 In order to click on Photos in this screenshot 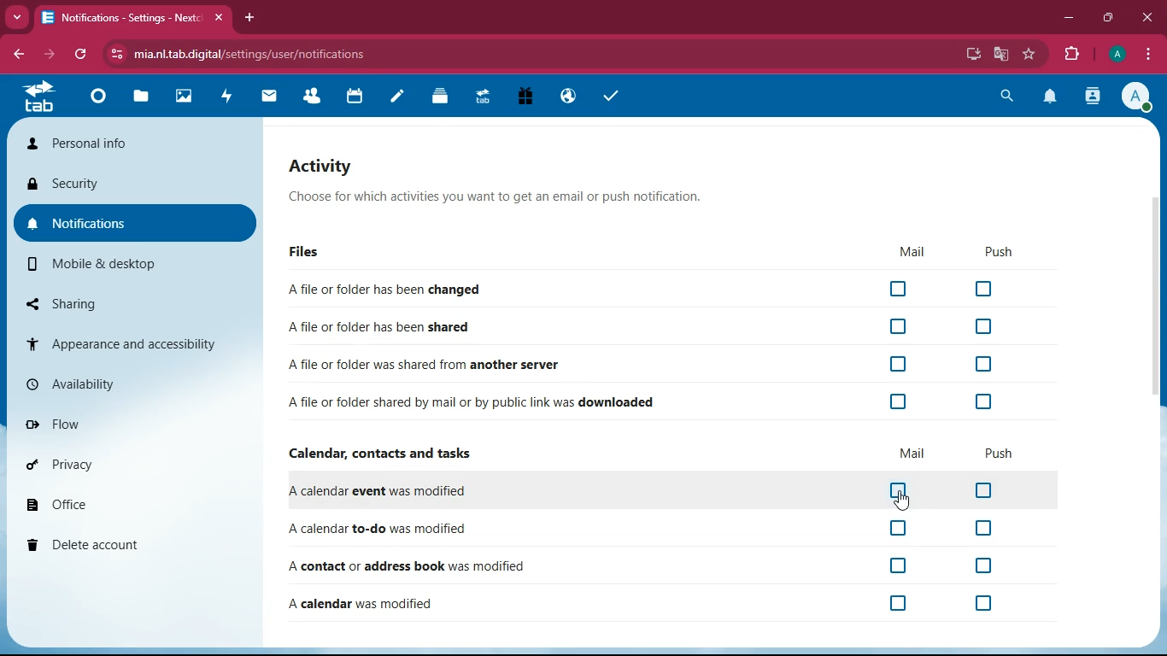, I will do `click(185, 97)`.